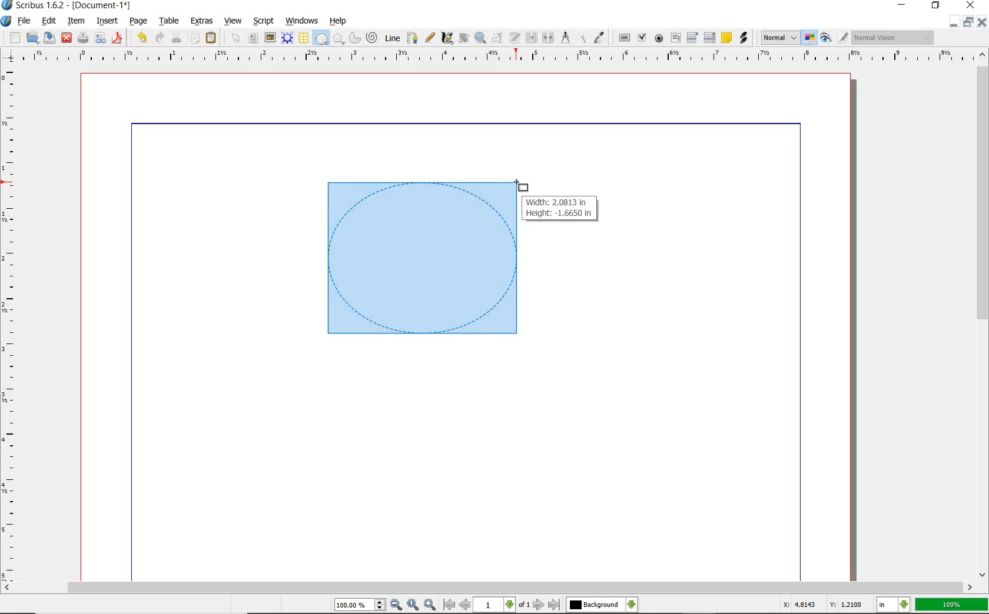  Describe the element at coordinates (553, 605) in the screenshot. I see `last` at that location.